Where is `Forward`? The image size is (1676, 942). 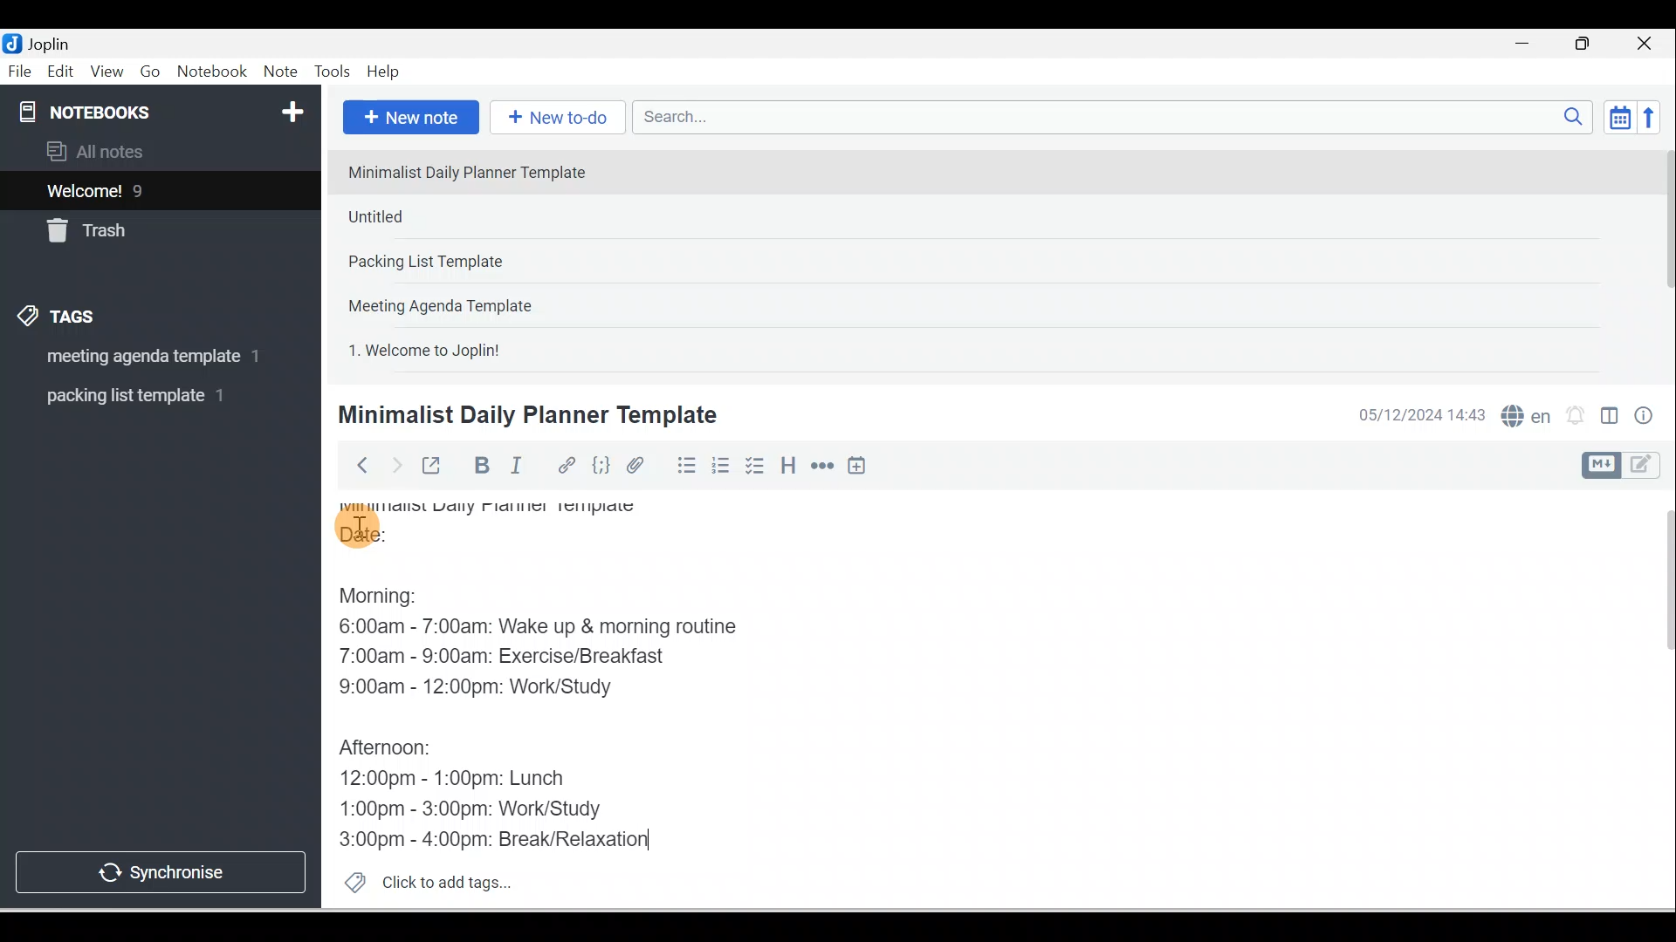 Forward is located at coordinates (395, 464).